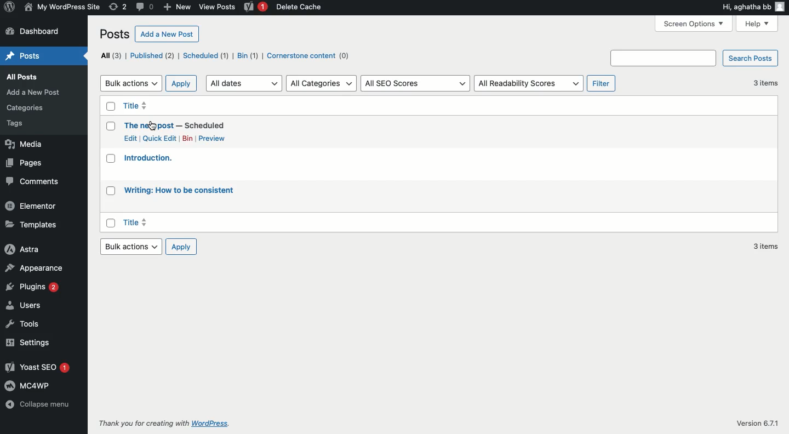  I want to click on Plugins, so click(33, 287).